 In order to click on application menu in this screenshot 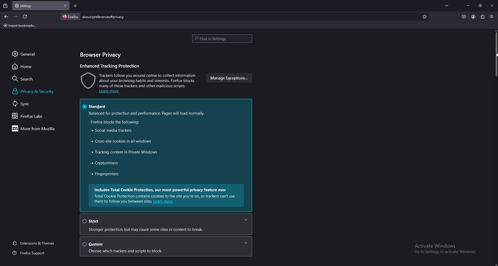, I will do `click(492, 16)`.